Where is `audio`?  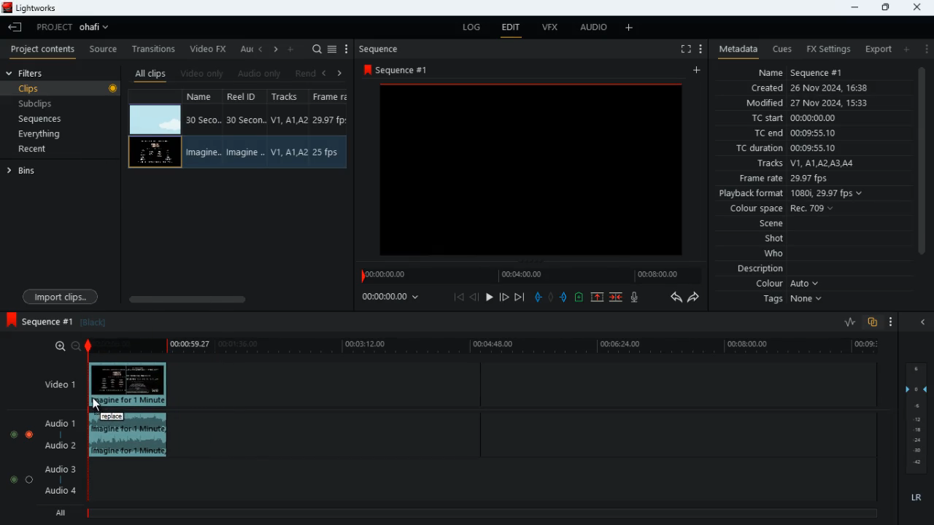
audio is located at coordinates (594, 29).